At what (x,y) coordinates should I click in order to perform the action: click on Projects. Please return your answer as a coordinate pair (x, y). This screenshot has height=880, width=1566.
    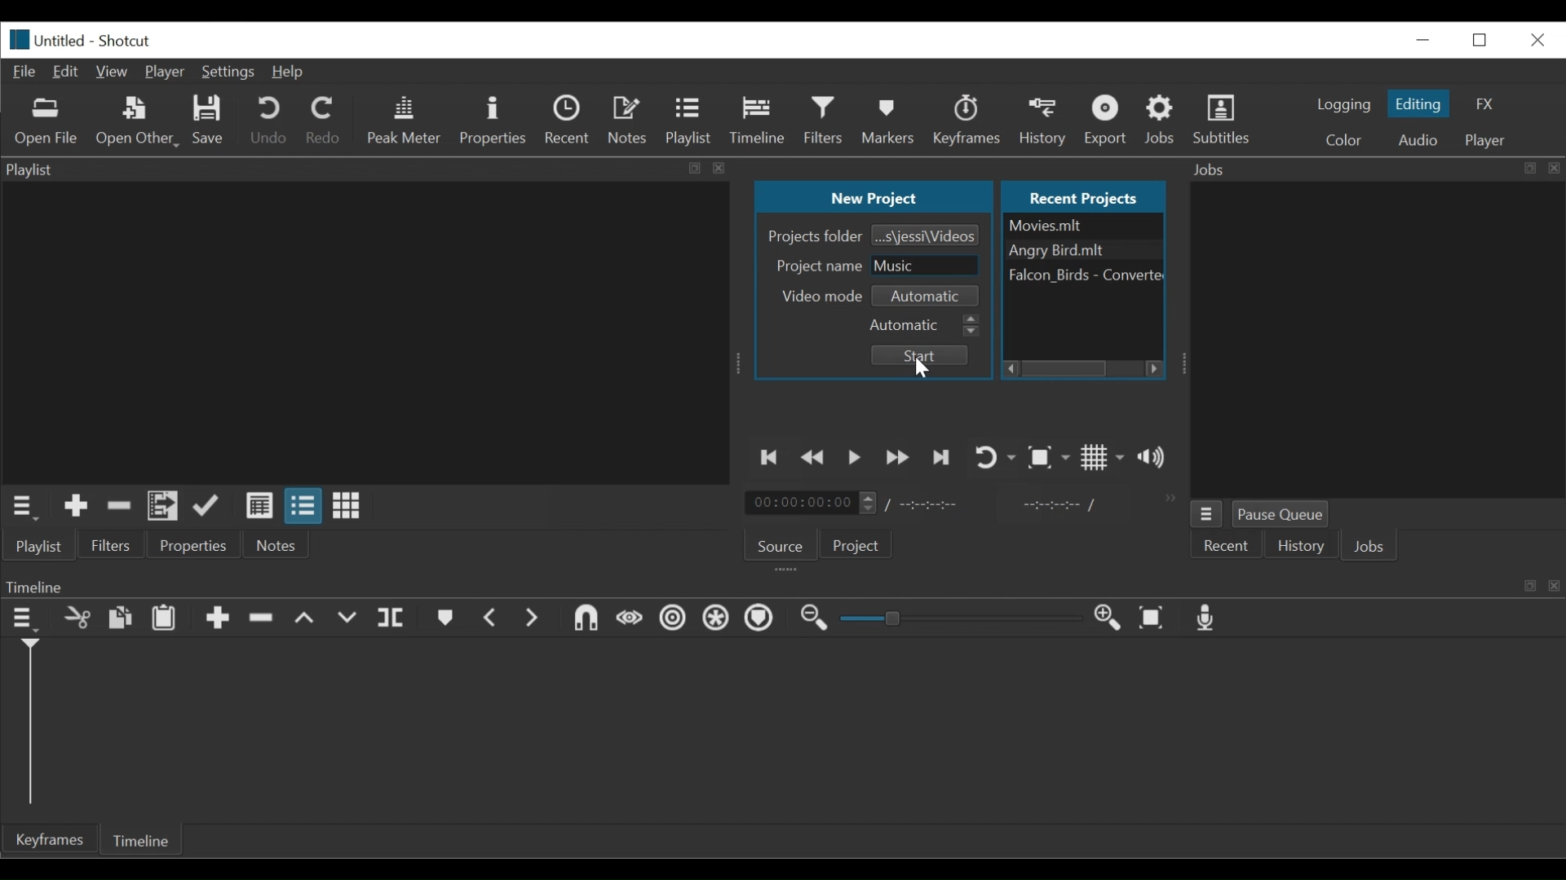
    Looking at the image, I should click on (858, 543).